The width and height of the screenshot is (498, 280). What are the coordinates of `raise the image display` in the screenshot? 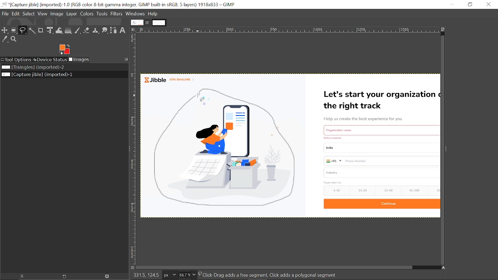 It's located at (20, 276).